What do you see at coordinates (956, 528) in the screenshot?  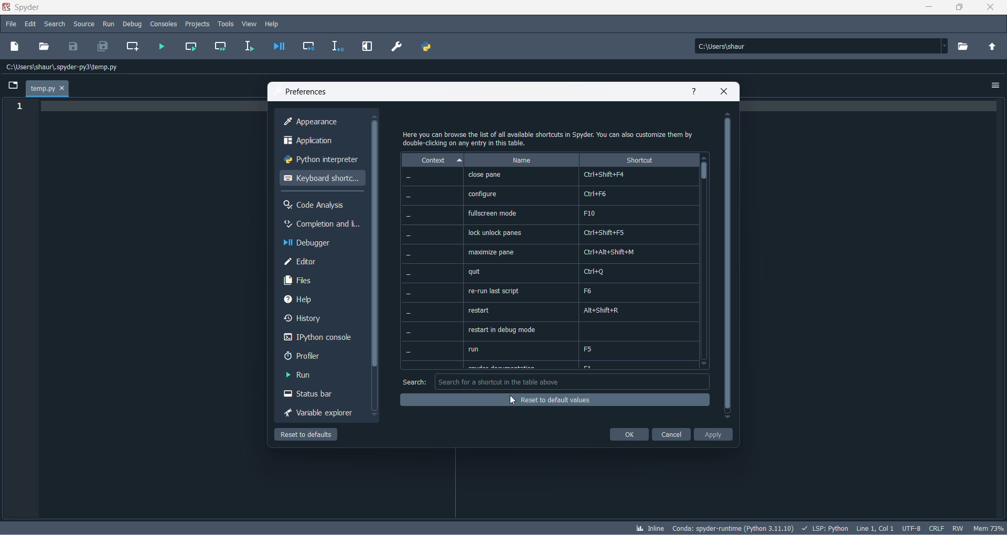 I see `file control` at bounding box center [956, 528].